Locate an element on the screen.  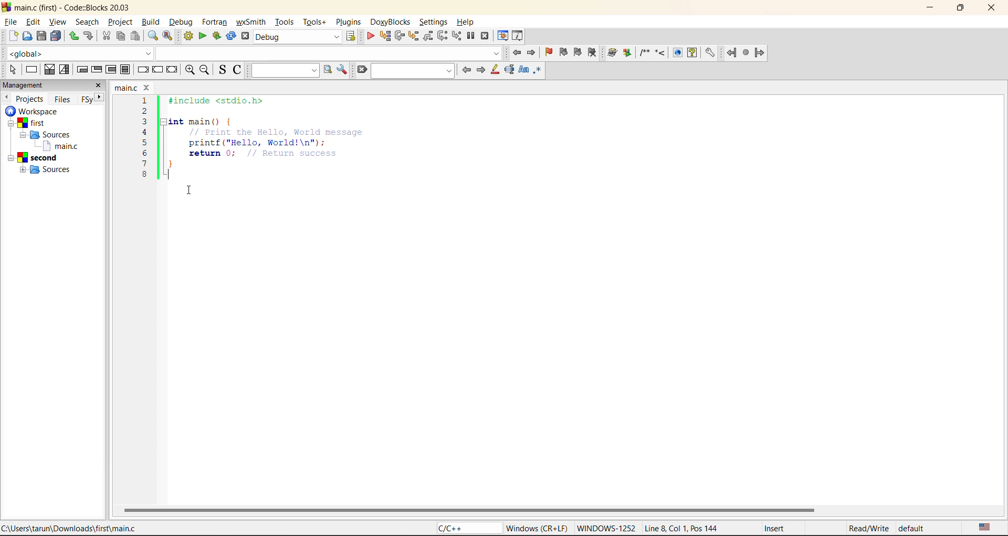
code:blocks logo is located at coordinates (6, 7).